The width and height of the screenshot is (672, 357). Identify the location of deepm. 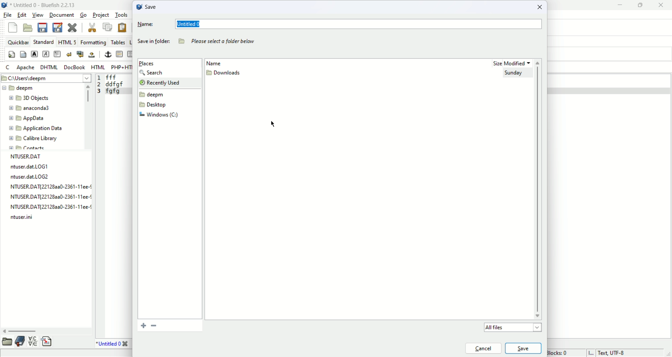
(19, 88).